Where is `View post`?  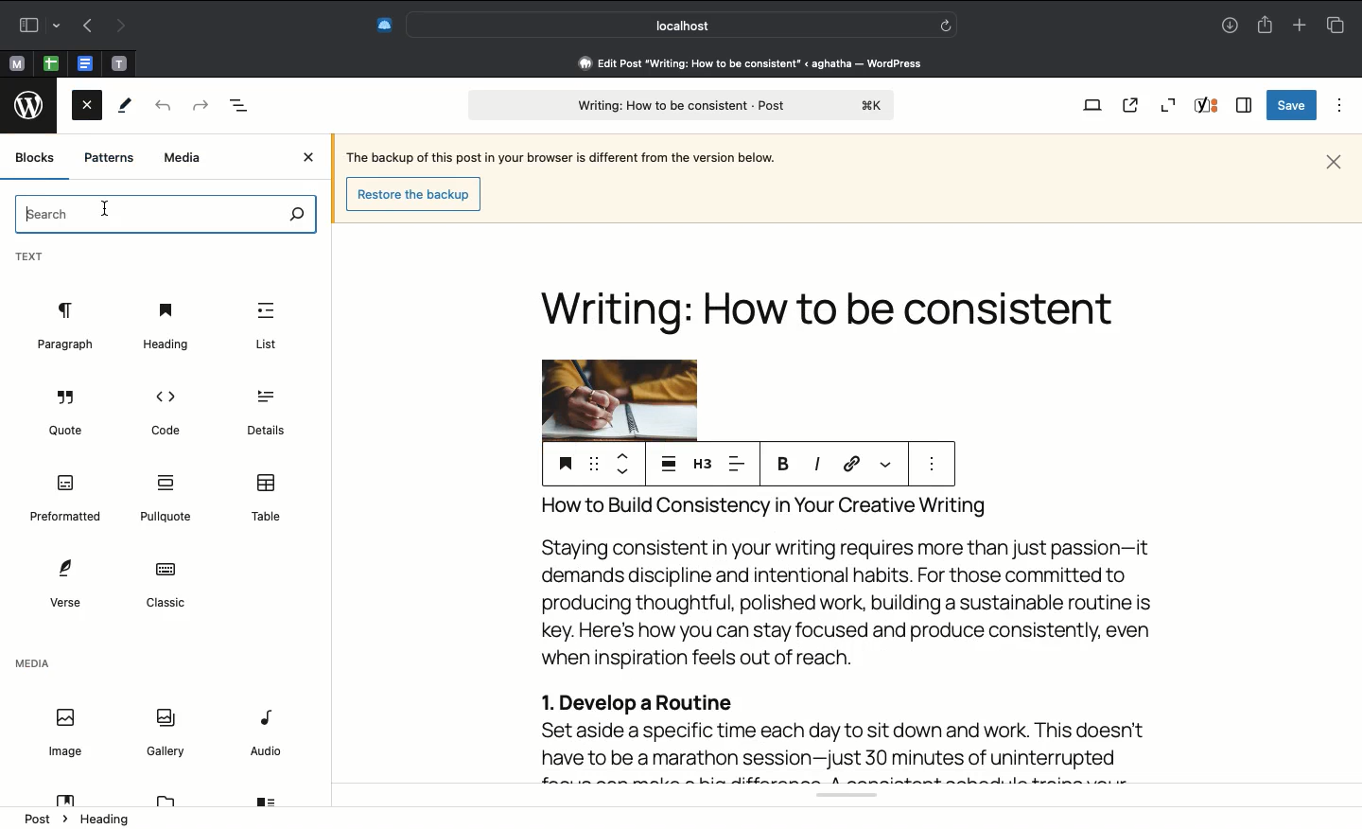
View post is located at coordinates (1130, 105).